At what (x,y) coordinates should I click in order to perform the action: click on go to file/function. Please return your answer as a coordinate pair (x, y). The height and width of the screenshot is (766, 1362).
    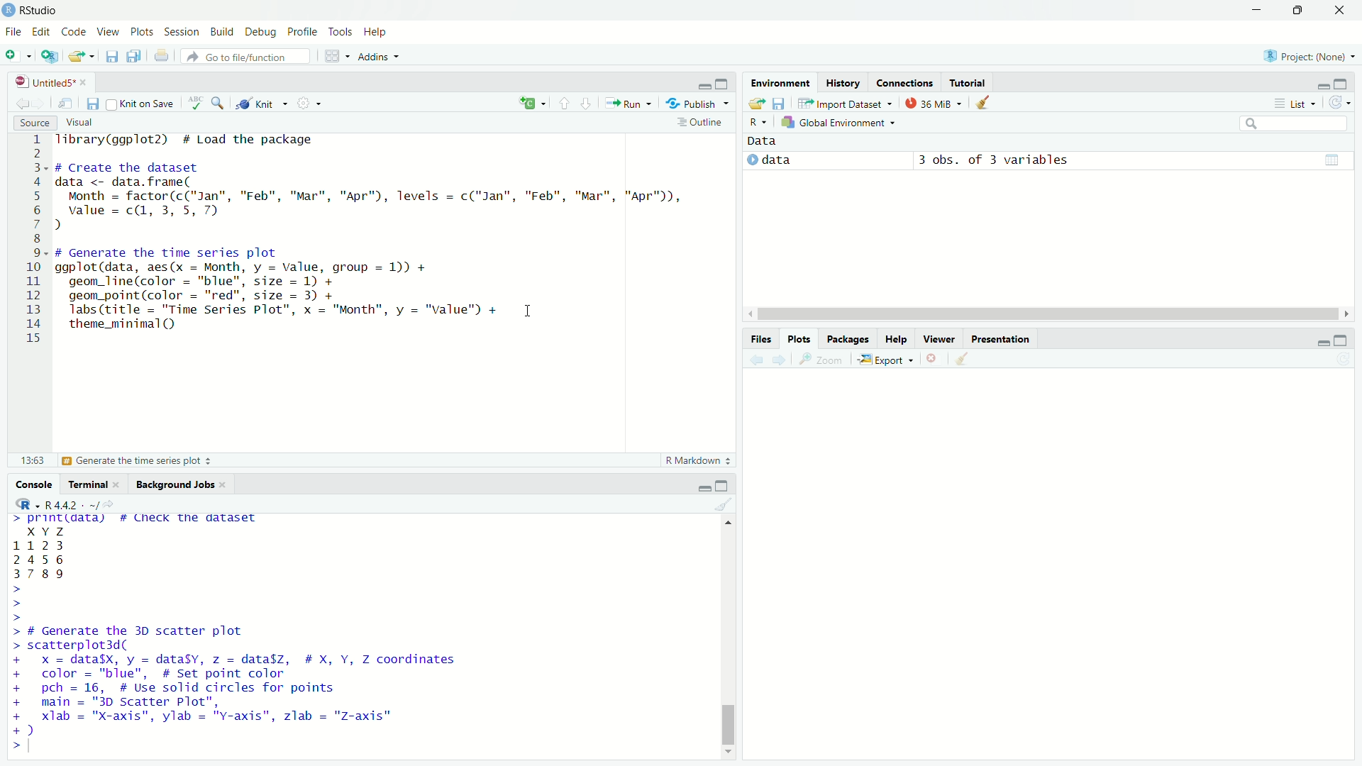
    Looking at the image, I should click on (247, 57).